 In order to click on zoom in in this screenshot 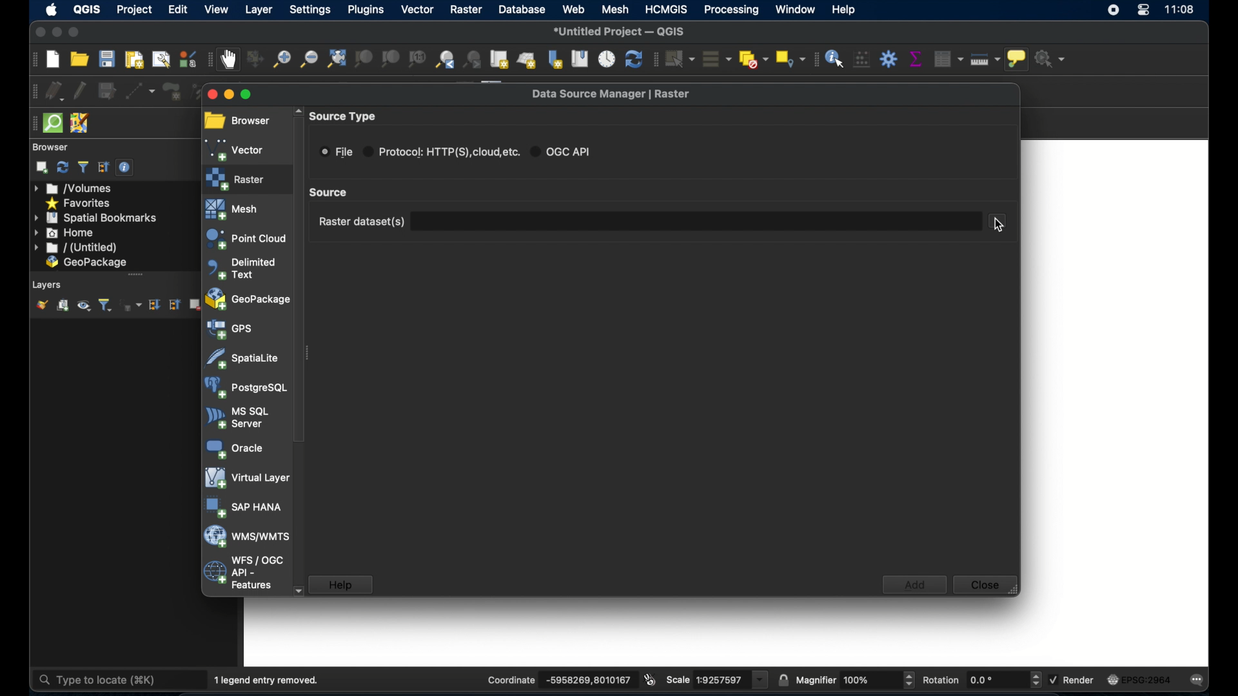, I will do `click(282, 59)`.